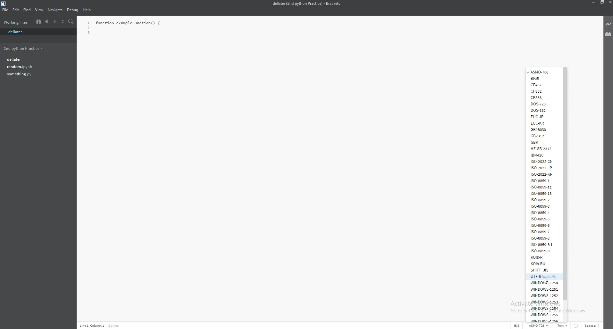  I want to click on iso-8859-11, so click(543, 187).